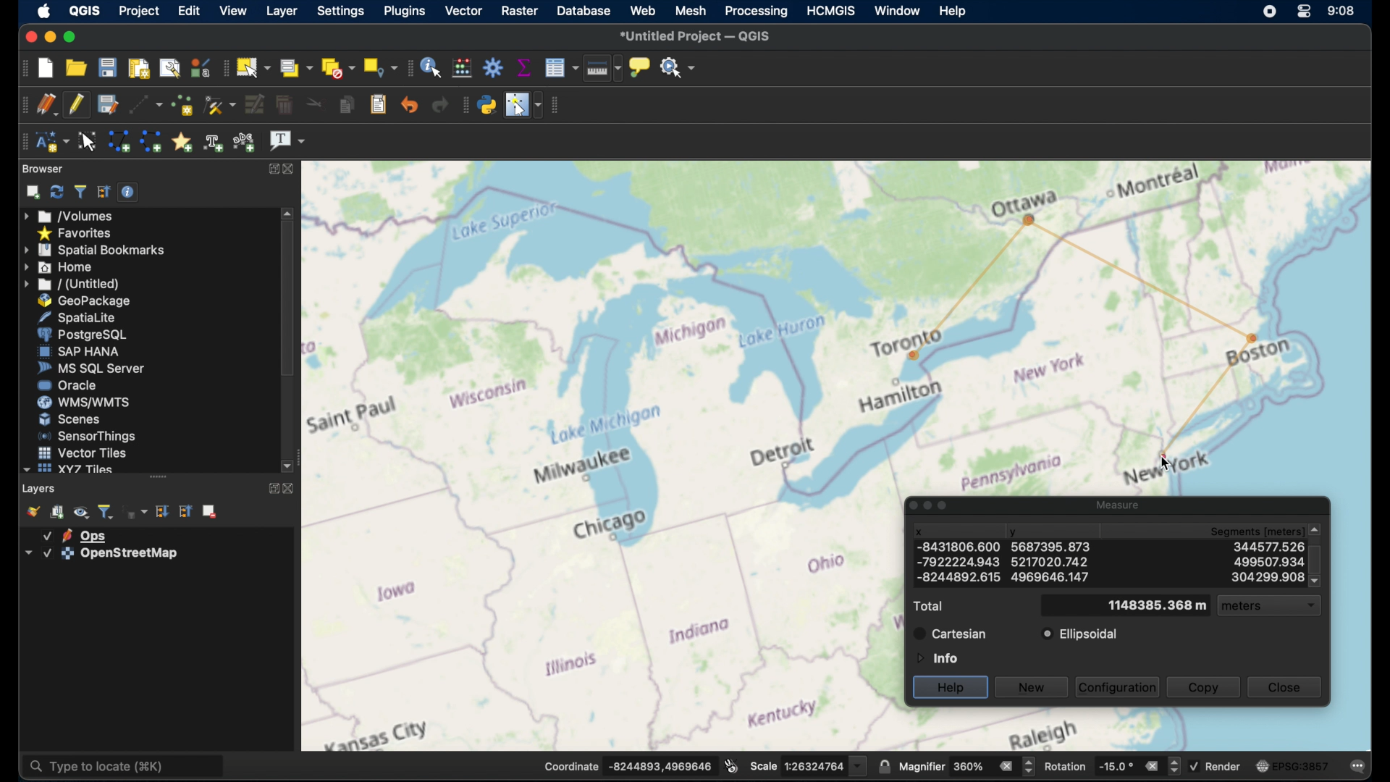 Image resolution: width=1390 pixels, height=782 pixels. I want to click on segments, so click(1268, 560).